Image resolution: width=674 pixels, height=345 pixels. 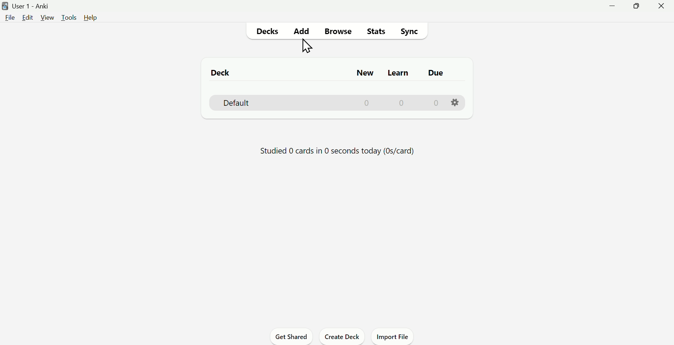 I want to click on File, so click(x=10, y=19).